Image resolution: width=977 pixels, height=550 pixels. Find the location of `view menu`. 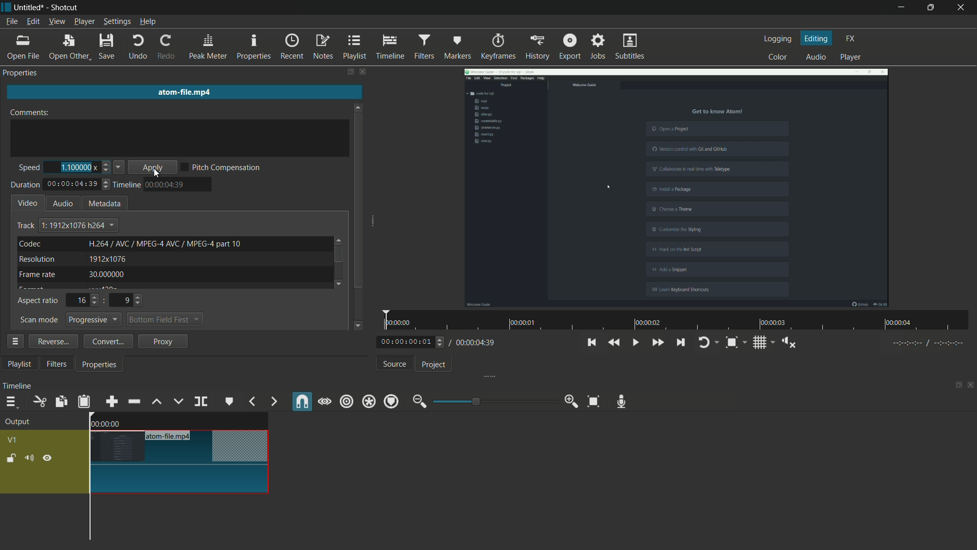

view menu is located at coordinates (58, 21).